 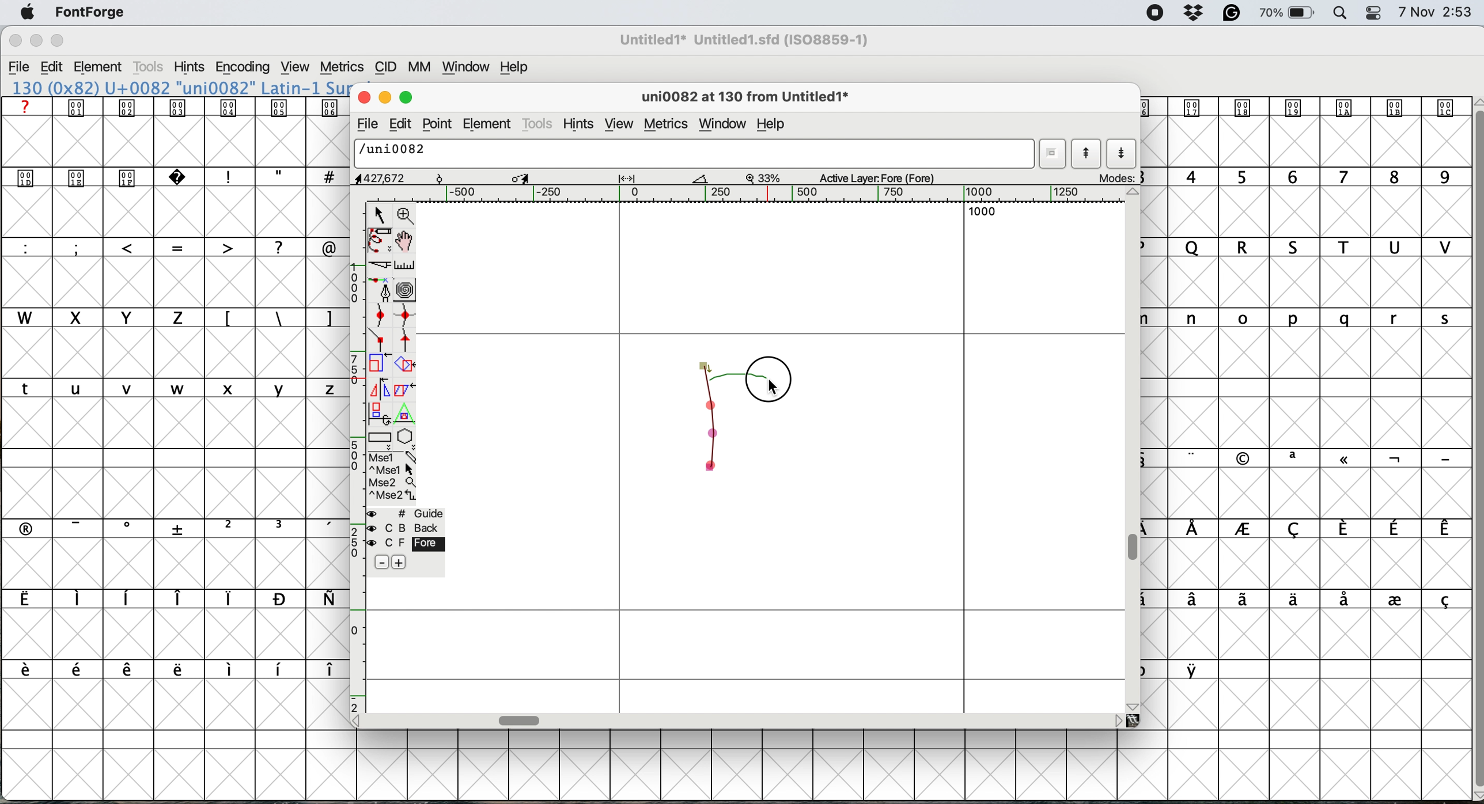 I want to click on special characters, so click(x=166, y=669).